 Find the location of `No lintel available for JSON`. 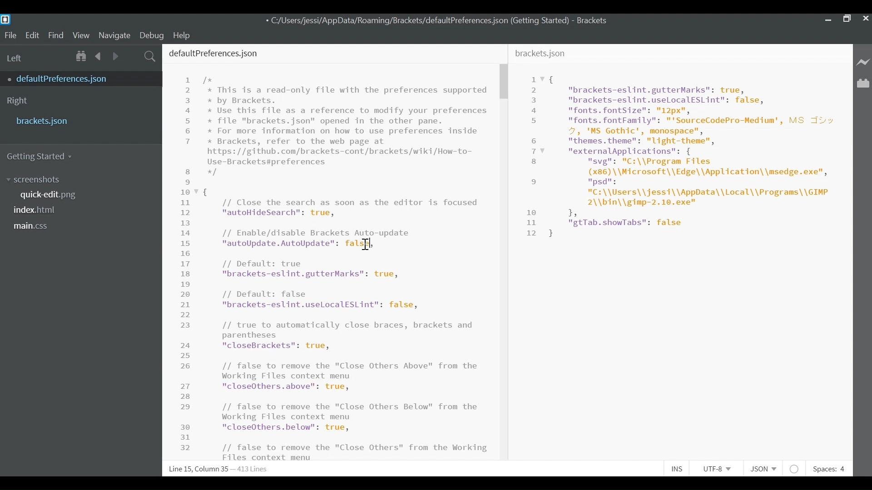

No lintel available for JSON is located at coordinates (795, 469).